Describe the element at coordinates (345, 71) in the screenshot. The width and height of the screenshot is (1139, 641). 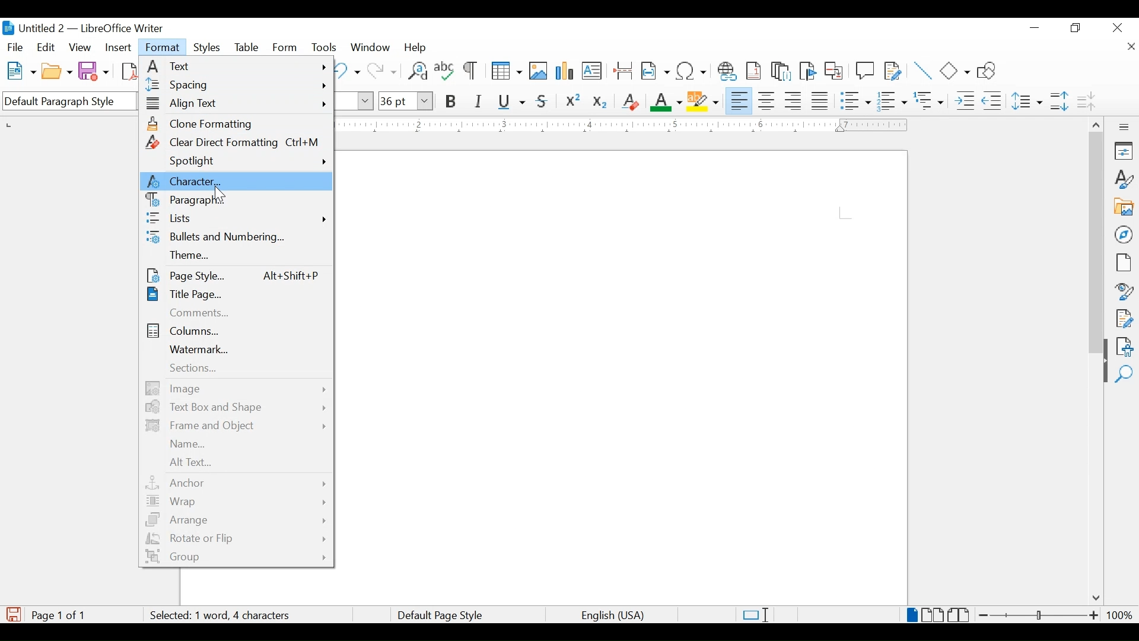
I see `undo` at that location.